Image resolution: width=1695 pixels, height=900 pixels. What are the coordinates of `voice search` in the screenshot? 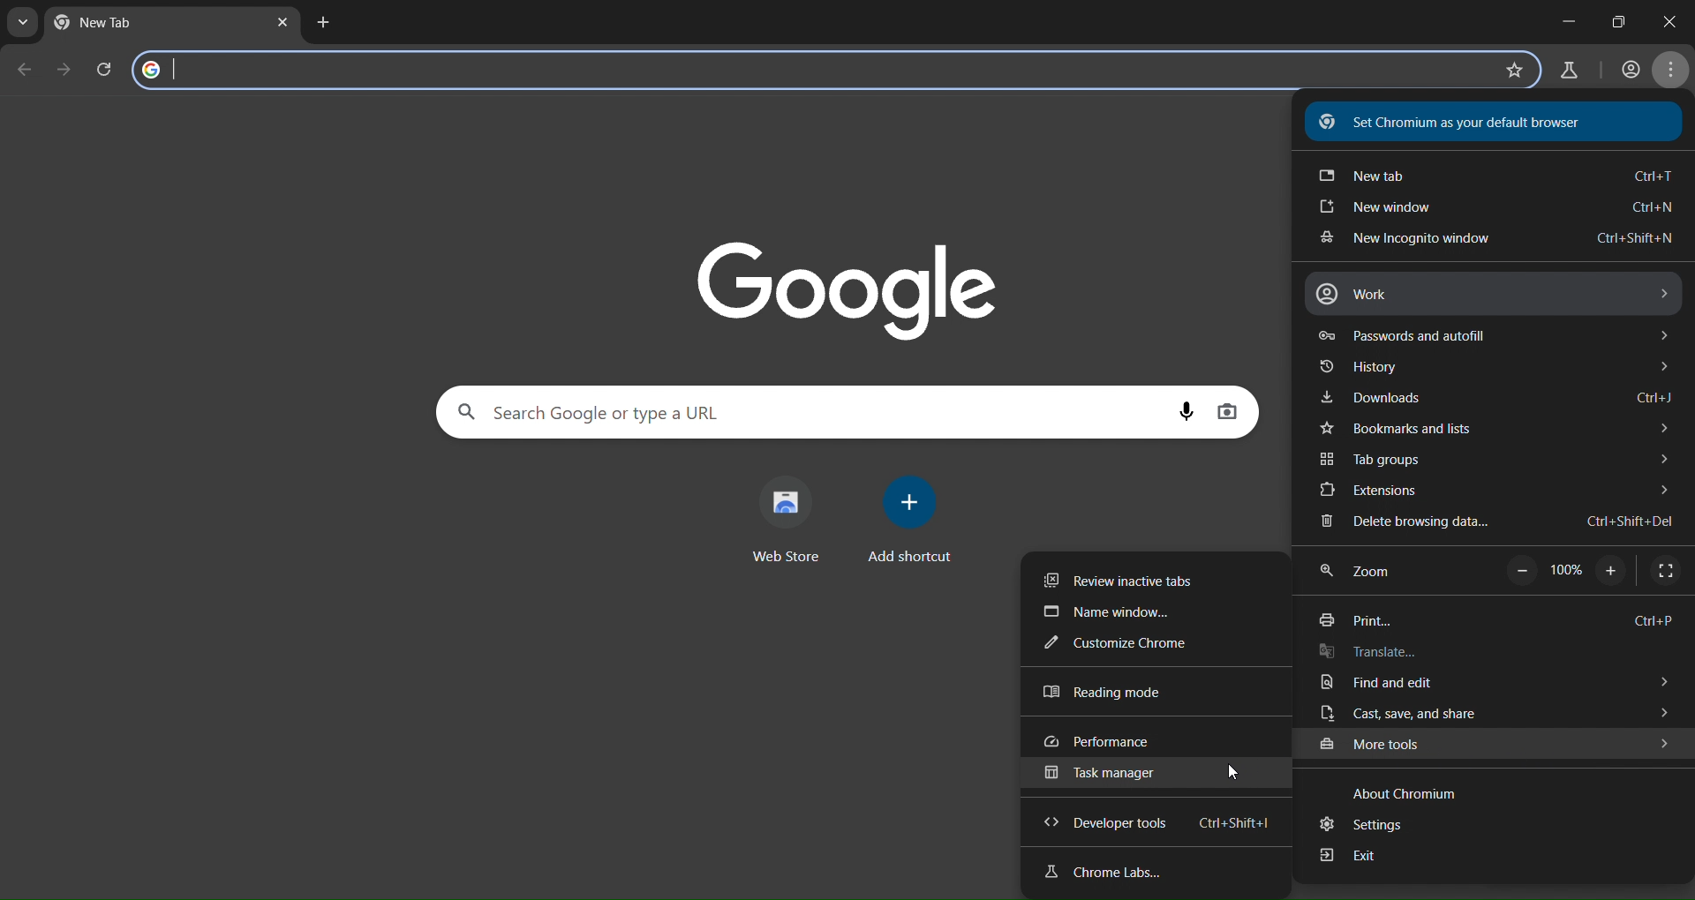 It's located at (1188, 410).